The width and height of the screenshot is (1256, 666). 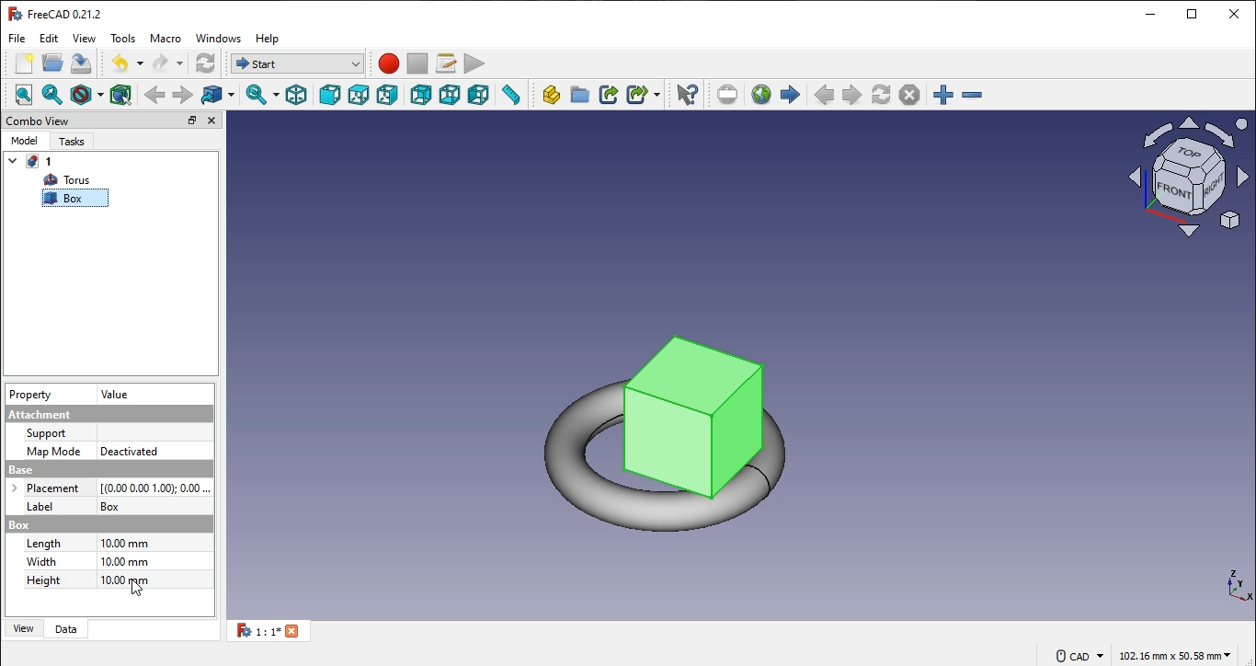 What do you see at coordinates (52, 62) in the screenshot?
I see `open file` at bounding box center [52, 62].